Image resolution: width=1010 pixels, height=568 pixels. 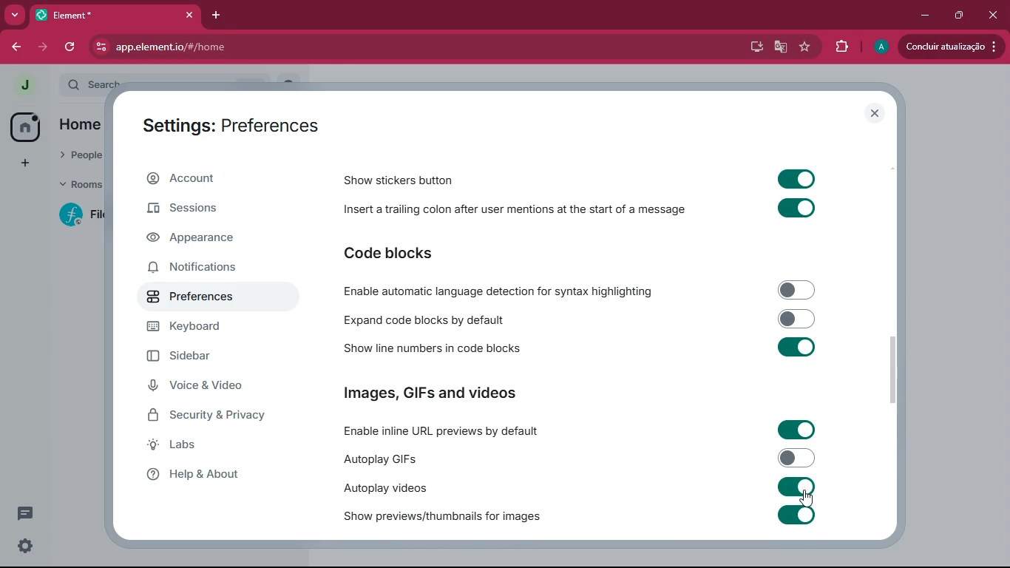 I want to click on add tab, so click(x=221, y=14).